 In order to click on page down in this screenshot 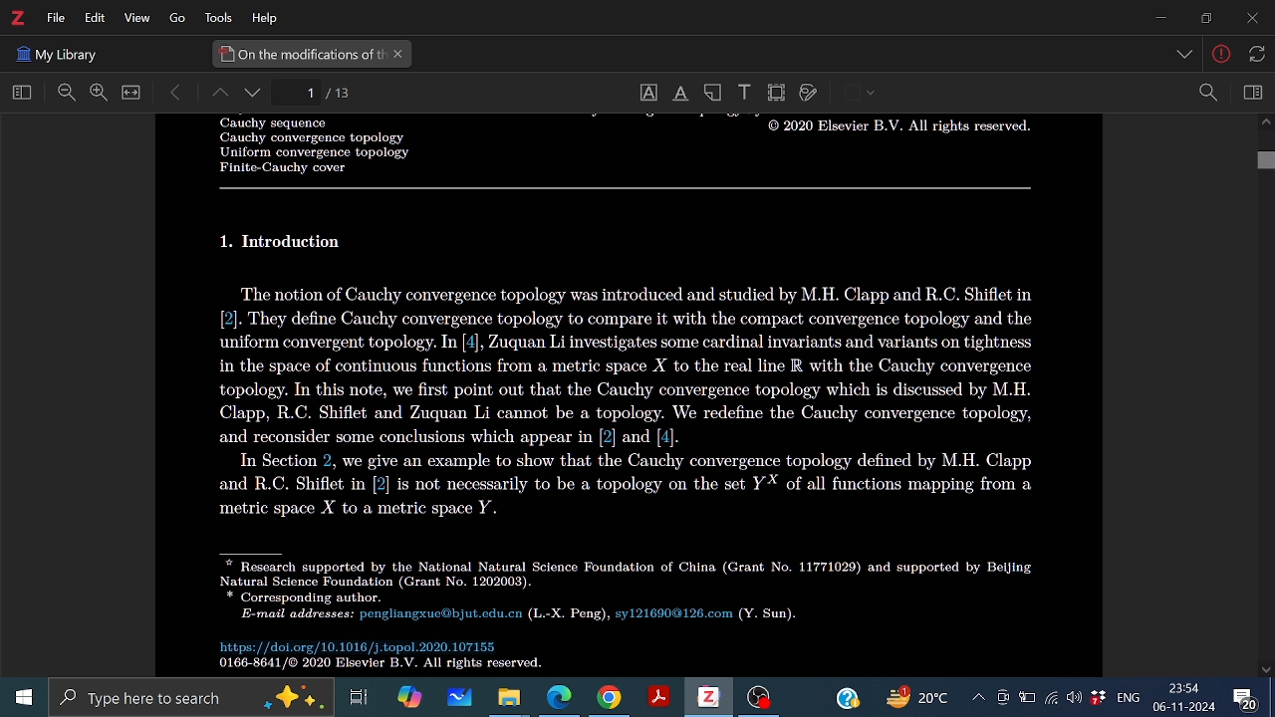, I will do `click(255, 95)`.